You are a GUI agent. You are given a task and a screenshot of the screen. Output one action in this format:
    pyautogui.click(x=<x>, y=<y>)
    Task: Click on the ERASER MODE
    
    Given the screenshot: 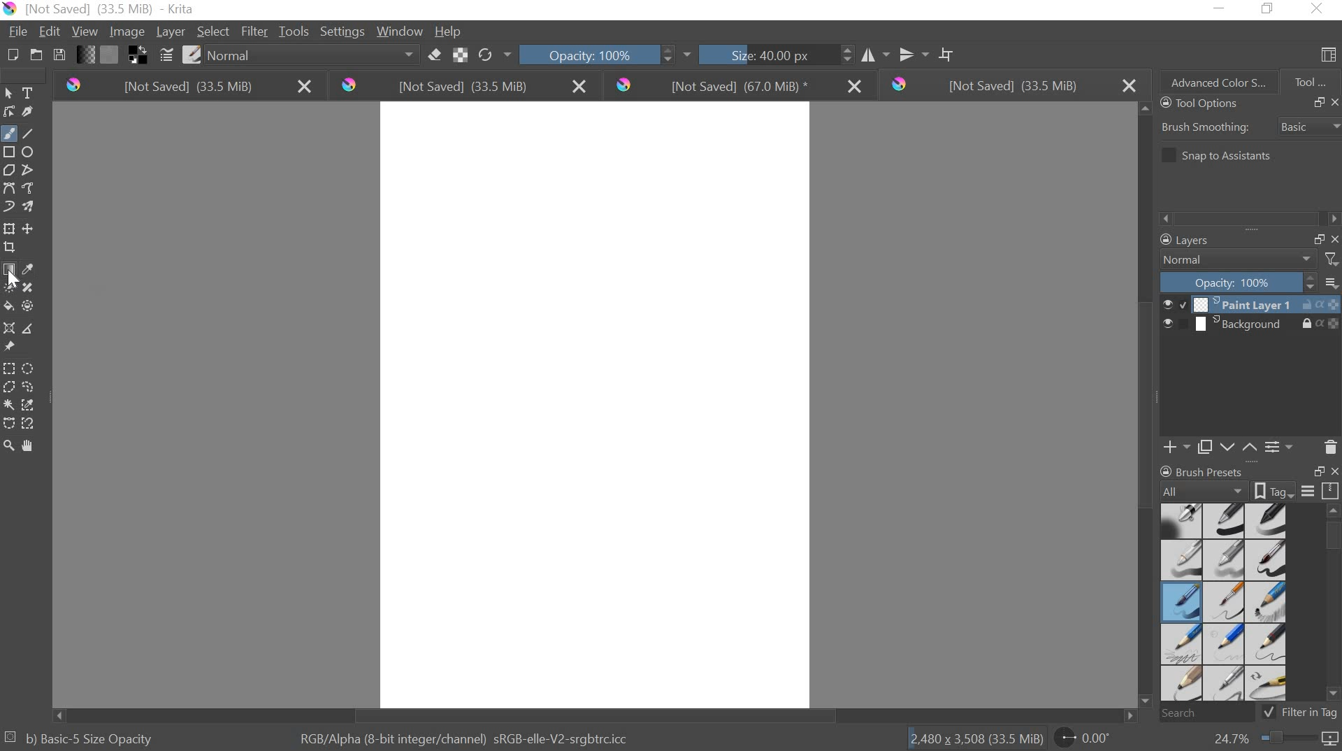 What is the action you would take?
    pyautogui.click(x=433, y=57)
    